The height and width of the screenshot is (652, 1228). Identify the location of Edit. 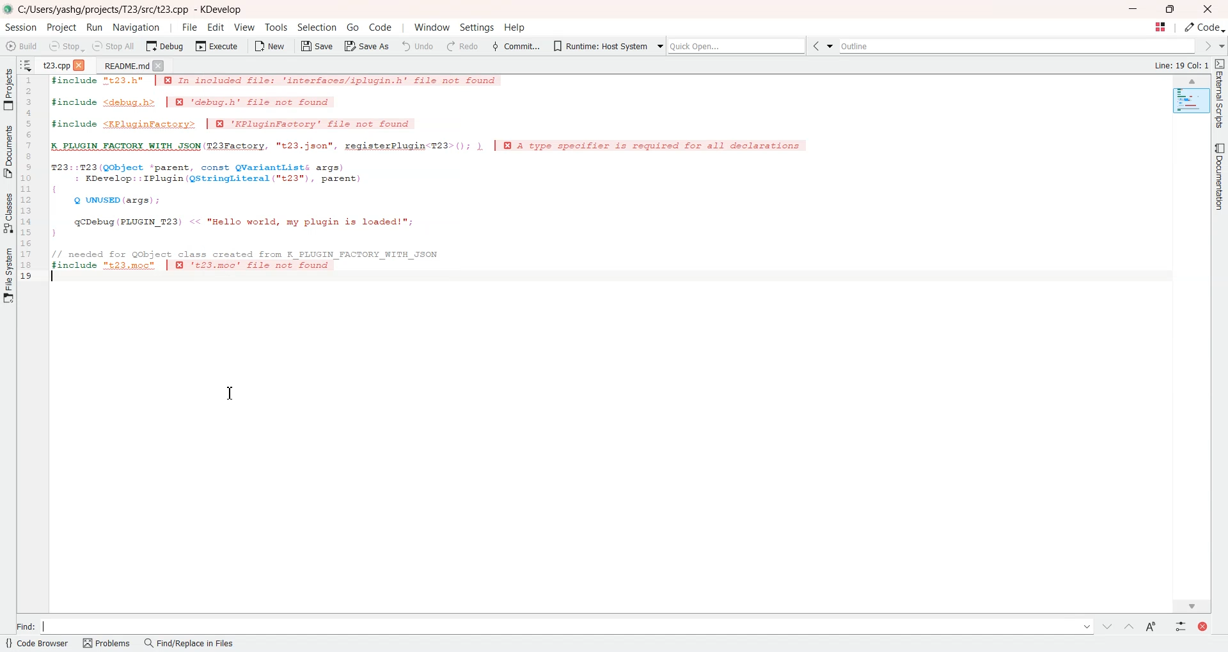
(217, 27).